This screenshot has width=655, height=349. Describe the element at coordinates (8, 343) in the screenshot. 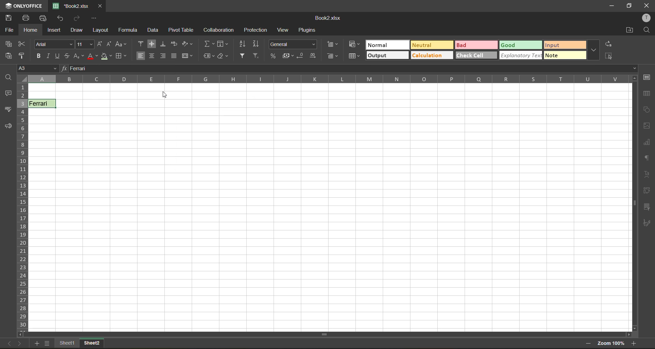

I see `previous` at that location.